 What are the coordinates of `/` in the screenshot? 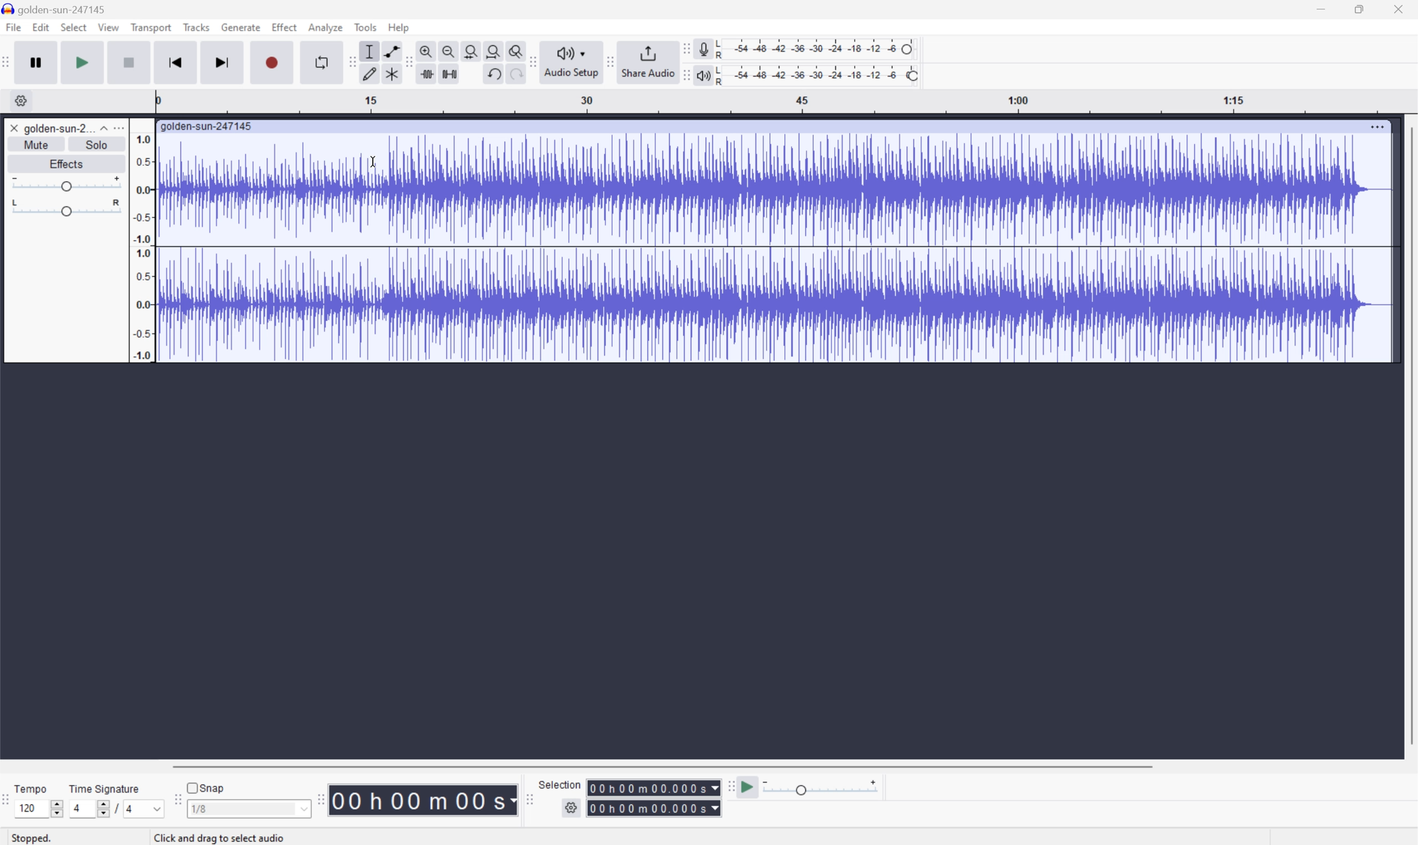 It's located at (114, 807).